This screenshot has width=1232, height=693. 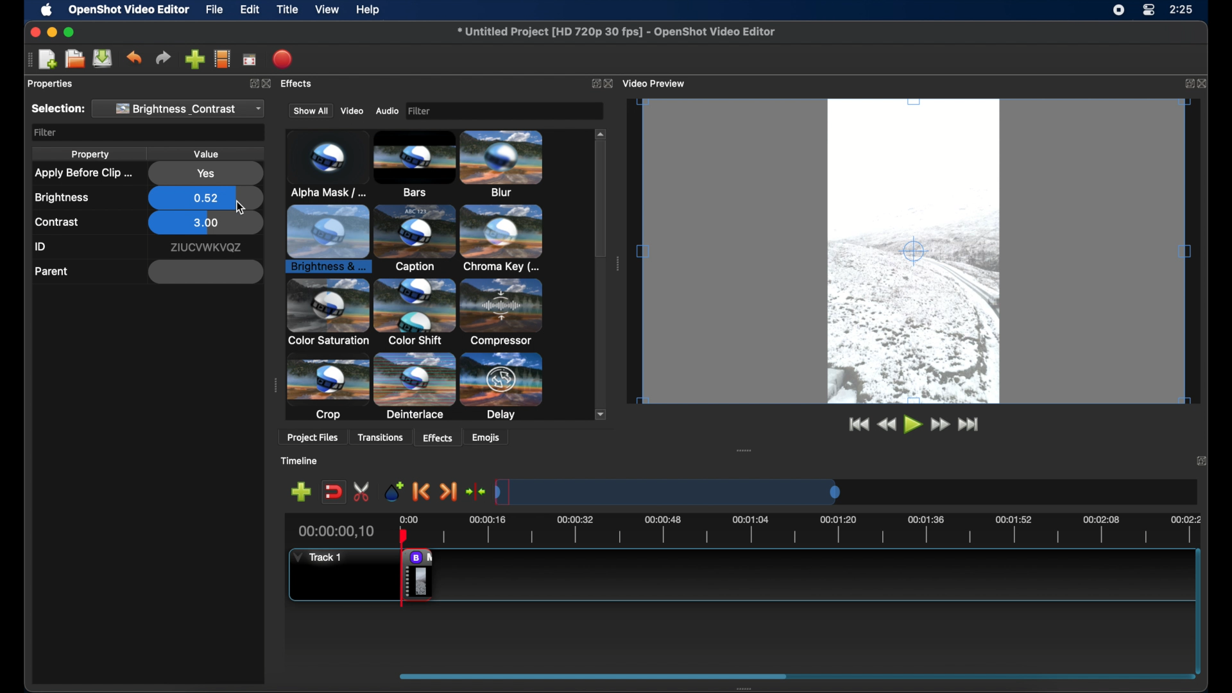 What do you see at coordinates (309, 111) in the screenshot?
I see `show all` at bounding box center [309, 111].